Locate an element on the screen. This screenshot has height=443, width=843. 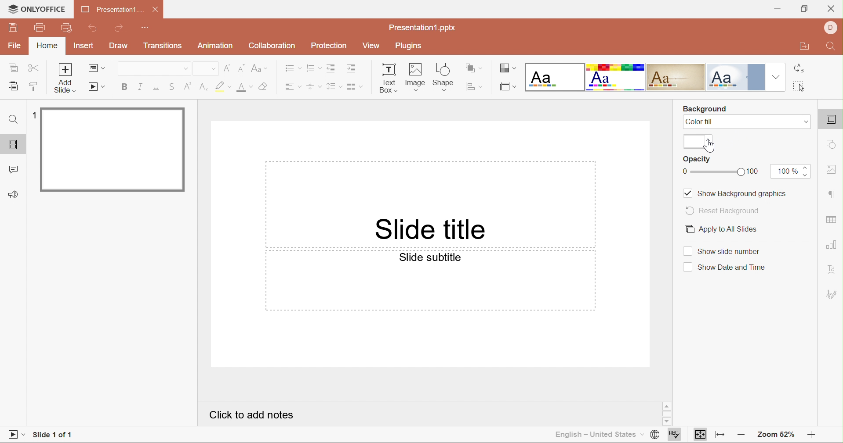
Copy is located at coordinates (11, 67).